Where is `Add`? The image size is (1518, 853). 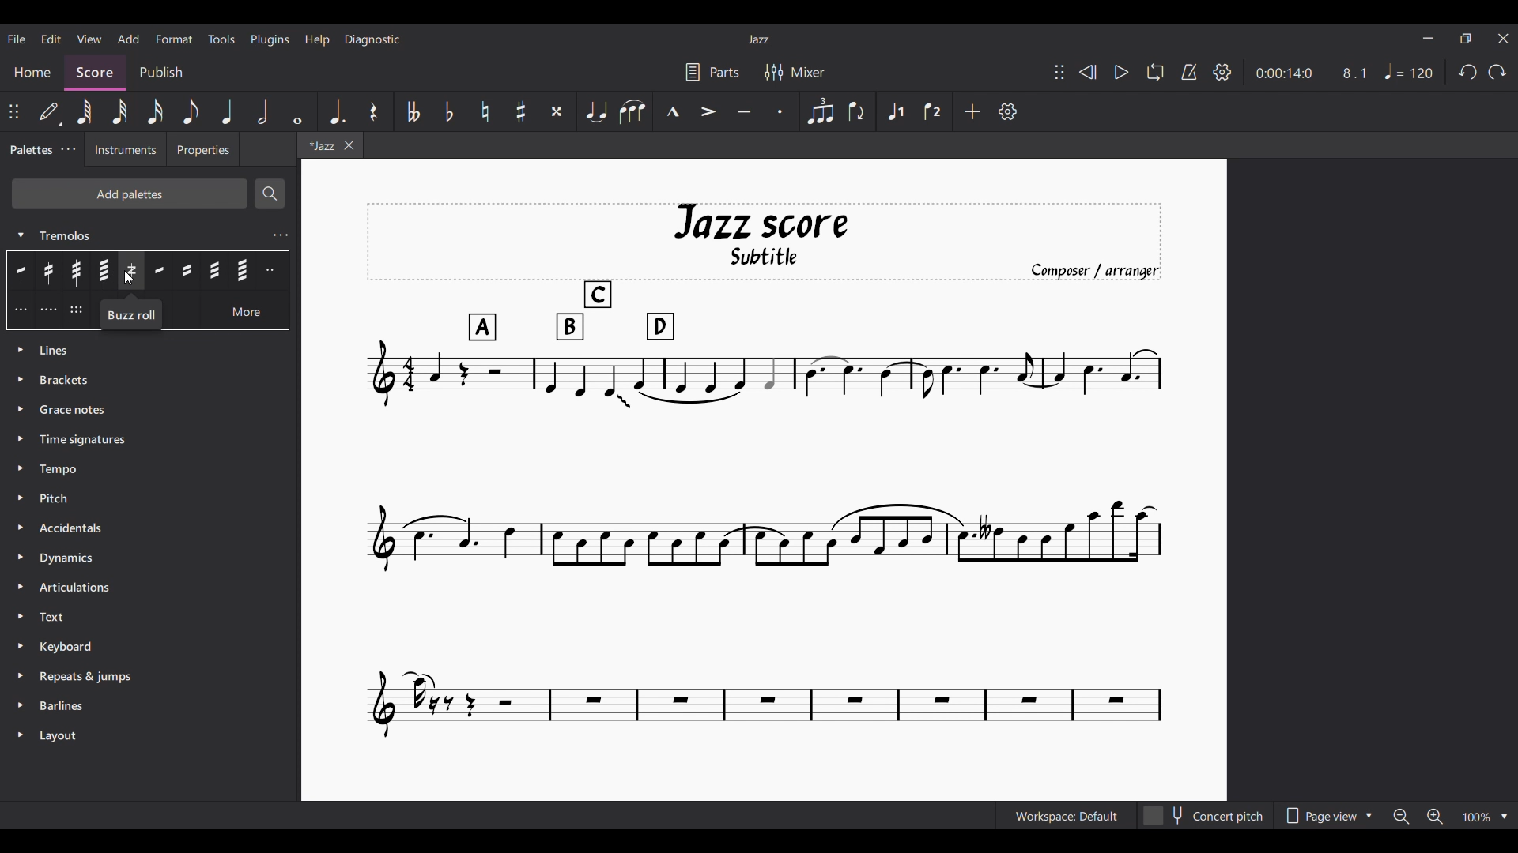 Add is located at coordinates (129, 39).